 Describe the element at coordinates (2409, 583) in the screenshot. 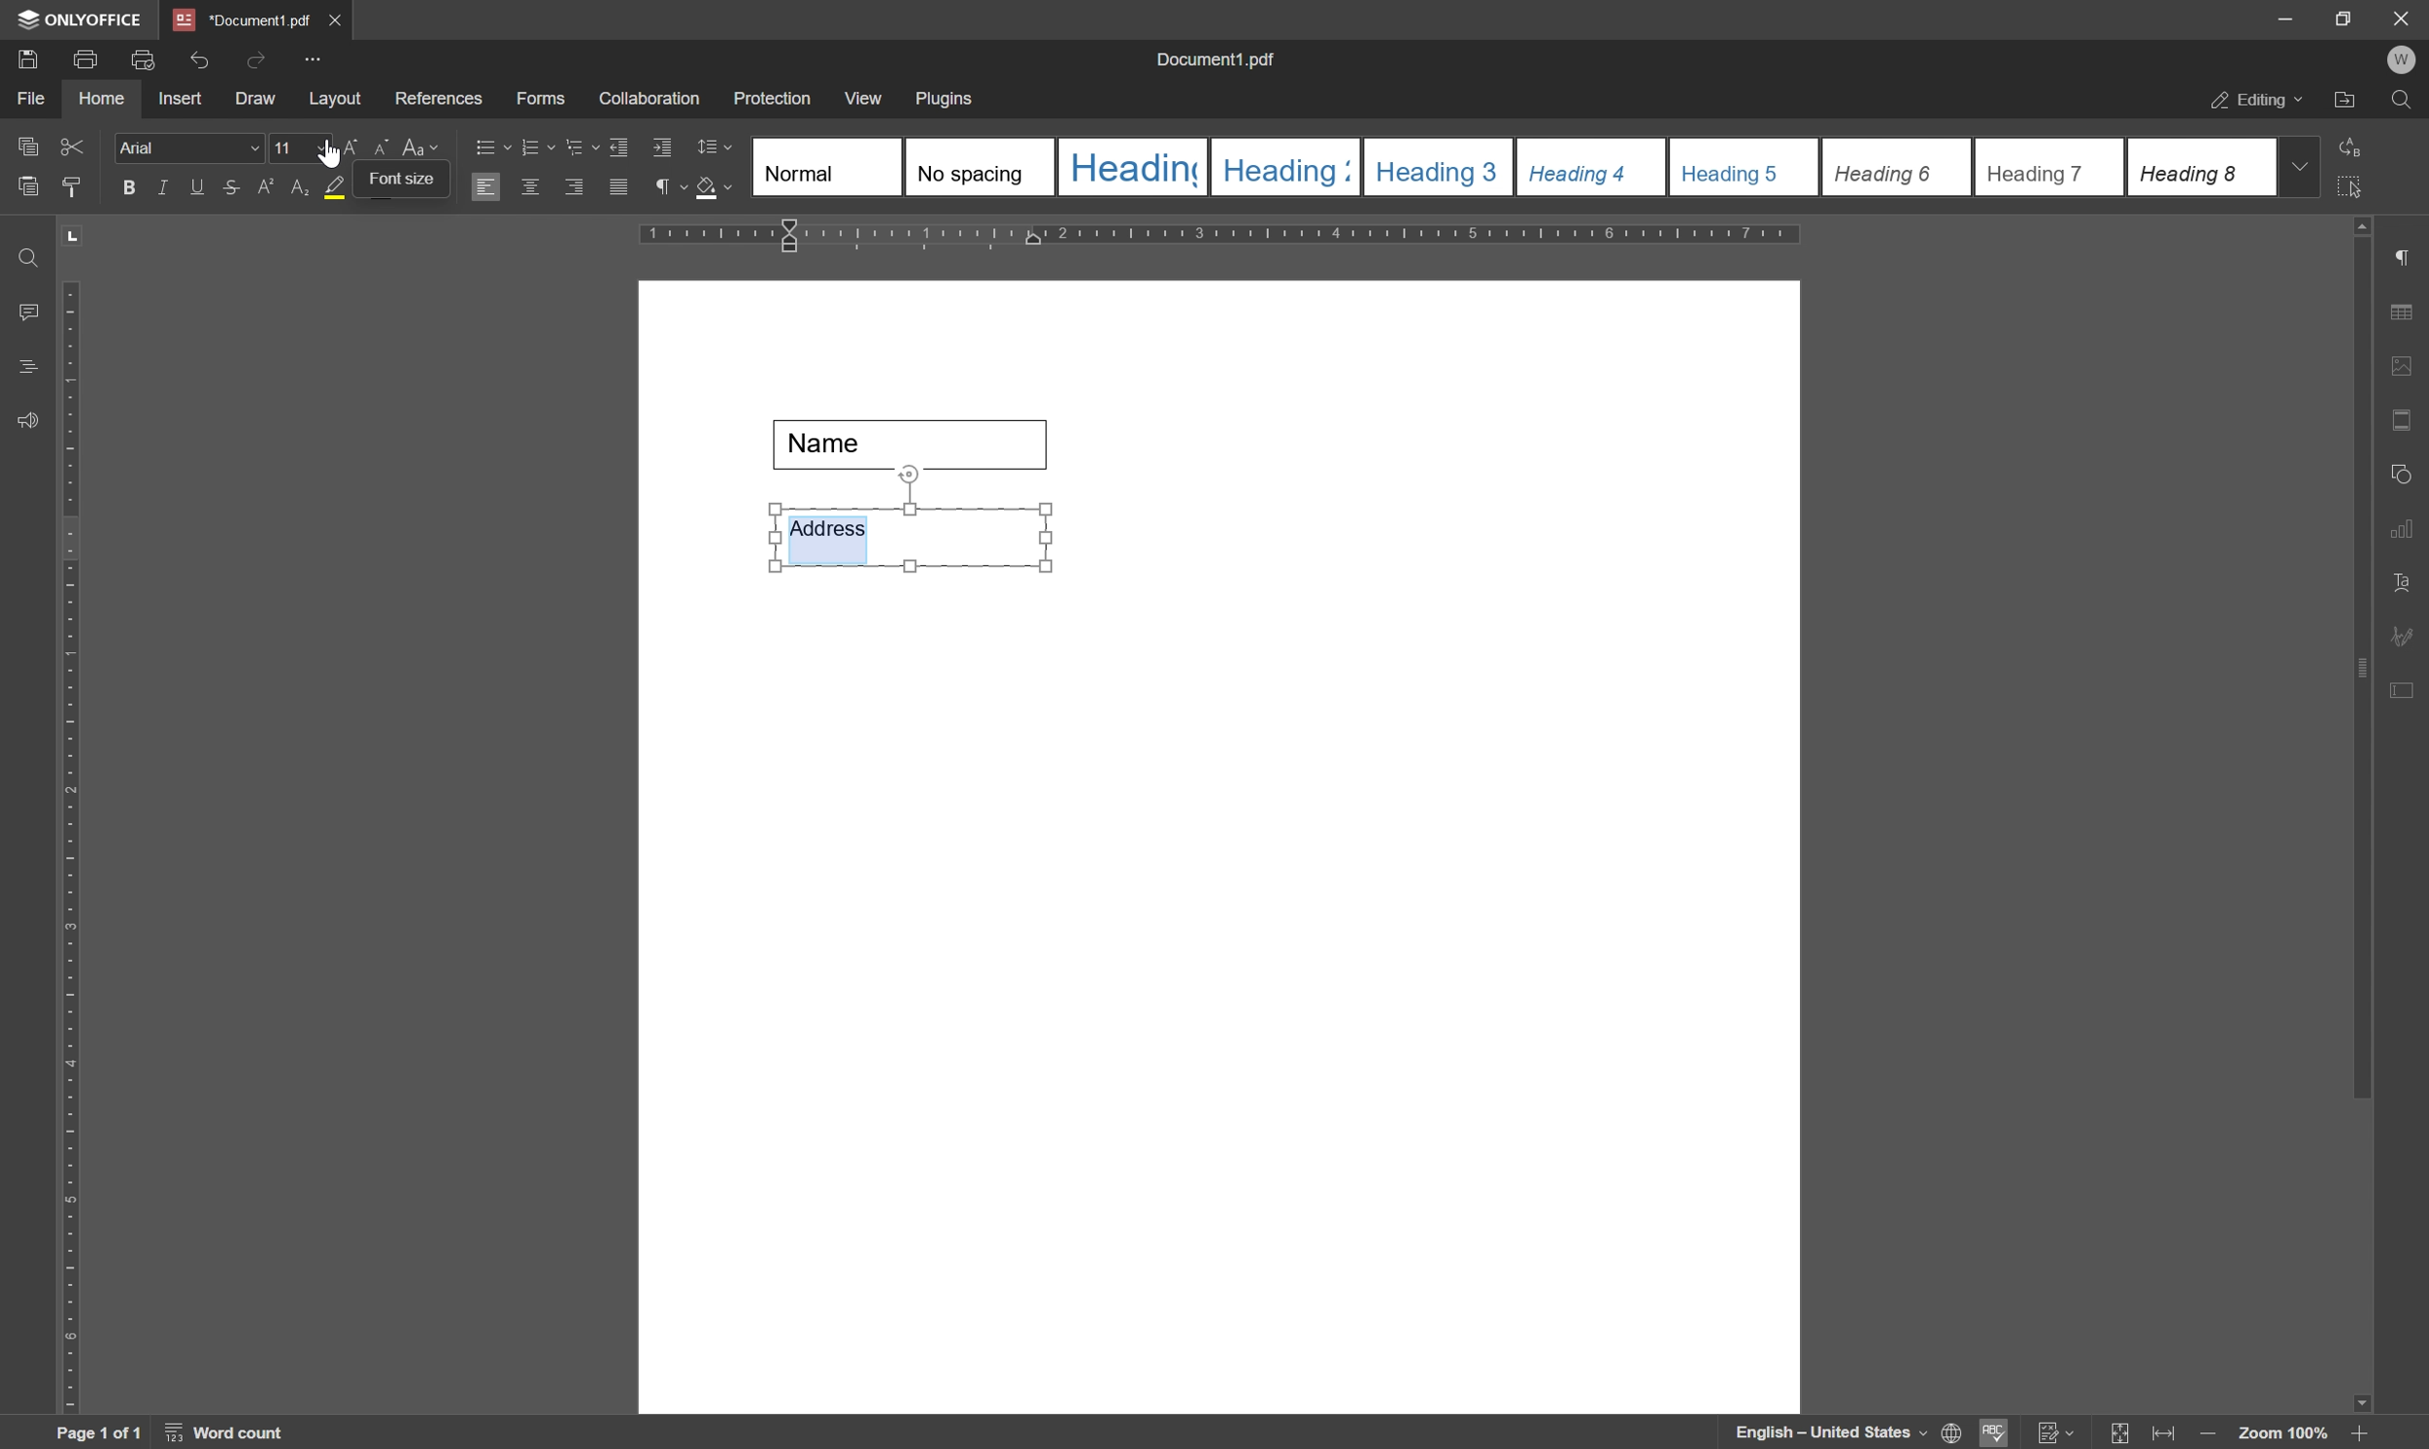

I see `text art settings` at that location.